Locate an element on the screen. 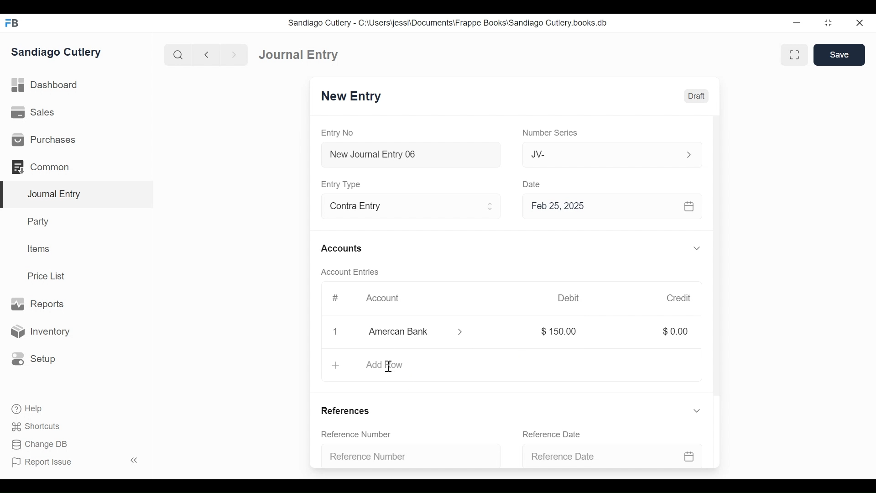 The height and width of the screenshot is (493, 876). New Journal Entry 06 is located at coordinates (409, 156).